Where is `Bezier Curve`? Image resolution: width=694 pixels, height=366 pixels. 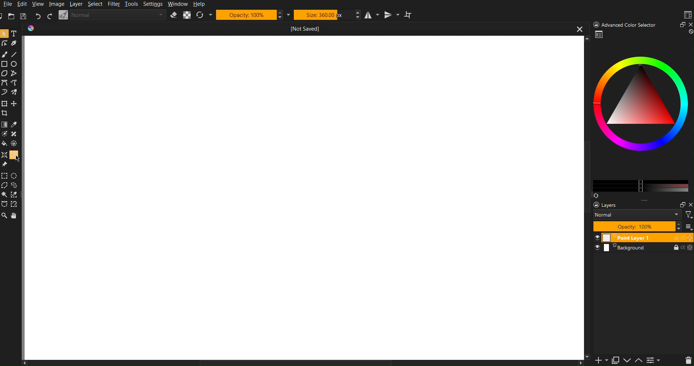 Bezier Curve is located at coordinates (16, 82).